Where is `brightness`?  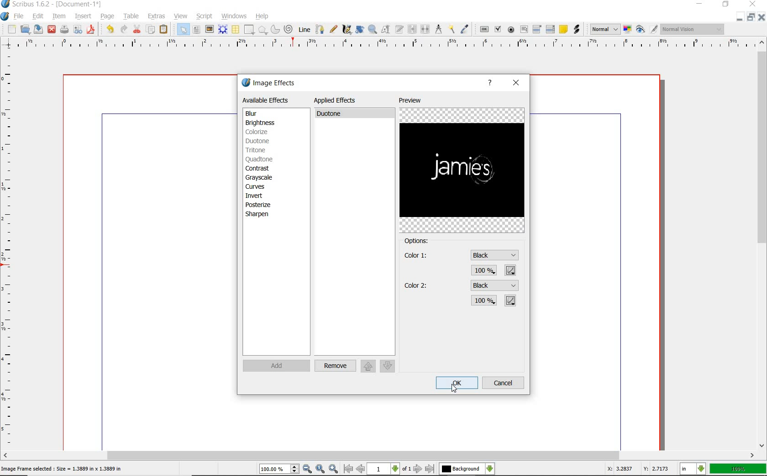
brightness is located at coordinates (264, 122).